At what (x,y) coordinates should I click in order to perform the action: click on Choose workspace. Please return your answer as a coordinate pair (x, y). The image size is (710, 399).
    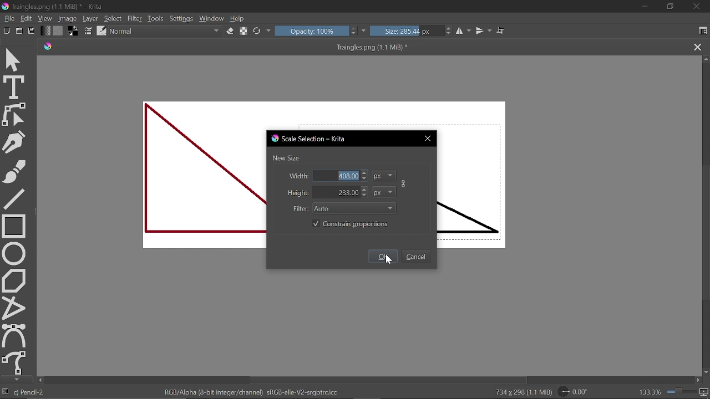
    Looking at the image, I should click on (702, 30).